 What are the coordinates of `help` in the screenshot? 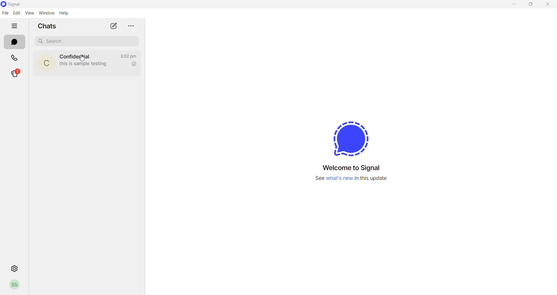 It's located at (64, 13).